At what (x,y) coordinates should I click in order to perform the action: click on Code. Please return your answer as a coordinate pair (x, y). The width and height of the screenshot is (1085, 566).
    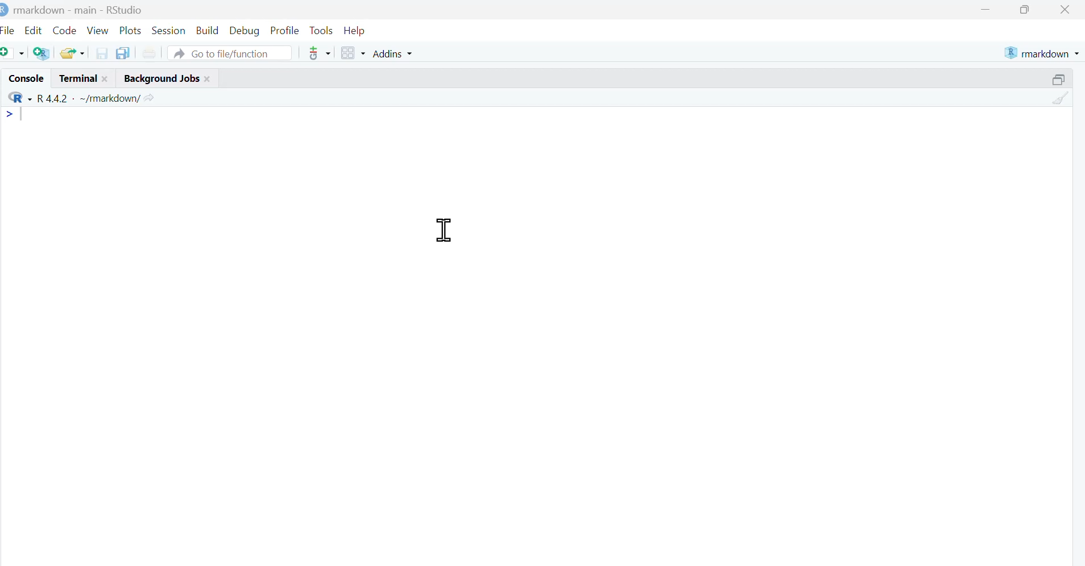
    Looking at the image, I should click on (65, 27).